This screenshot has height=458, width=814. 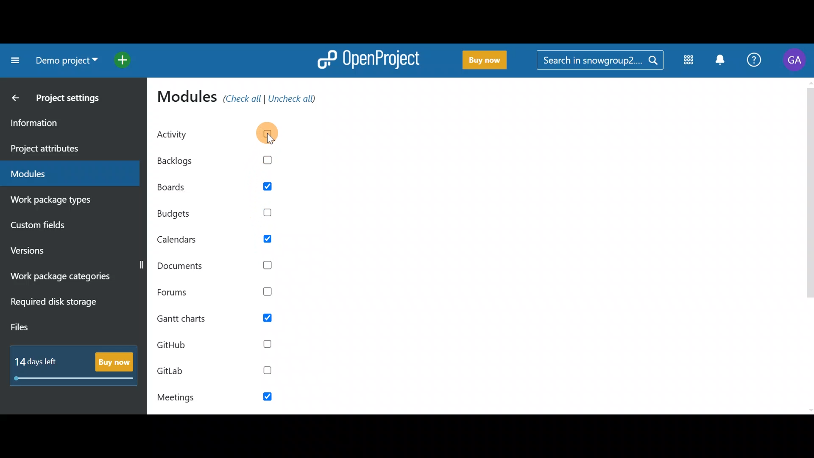 I want to click on Scroll bar, so click(x=808, y=246).